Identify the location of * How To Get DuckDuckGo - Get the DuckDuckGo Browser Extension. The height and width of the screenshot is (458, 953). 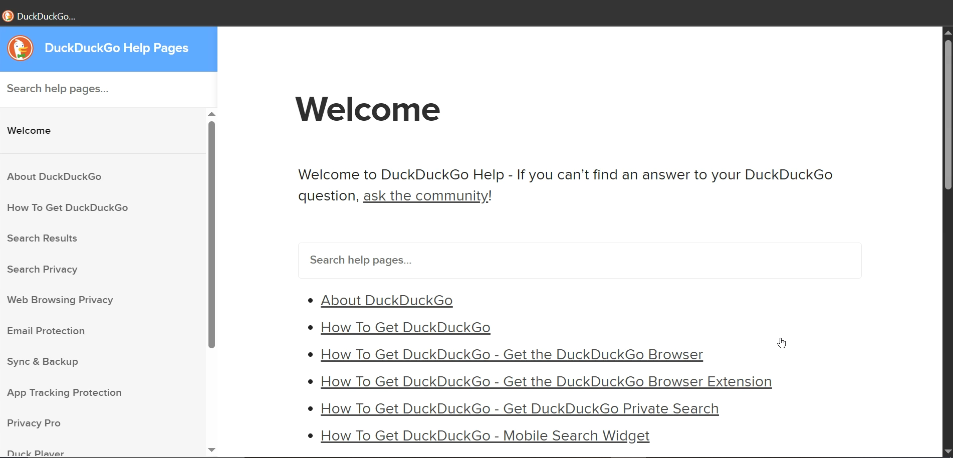
(545, 383).